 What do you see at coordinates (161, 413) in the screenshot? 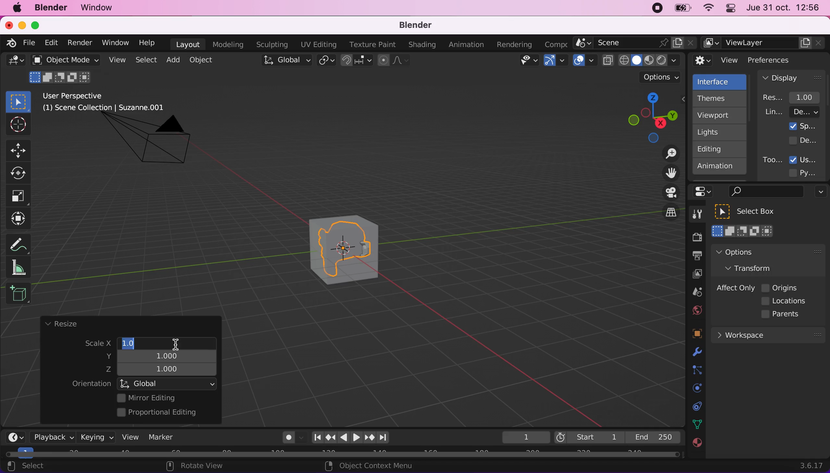
I see `proportional editing` at bounding box center [161, 413].